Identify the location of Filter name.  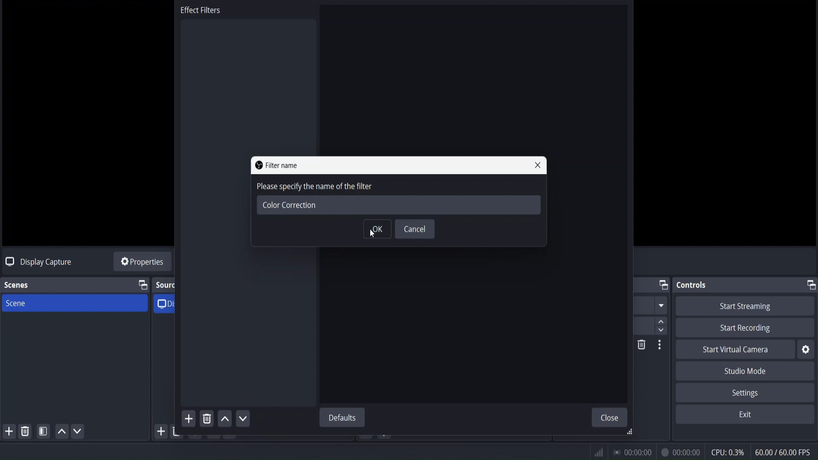
(282, 165).